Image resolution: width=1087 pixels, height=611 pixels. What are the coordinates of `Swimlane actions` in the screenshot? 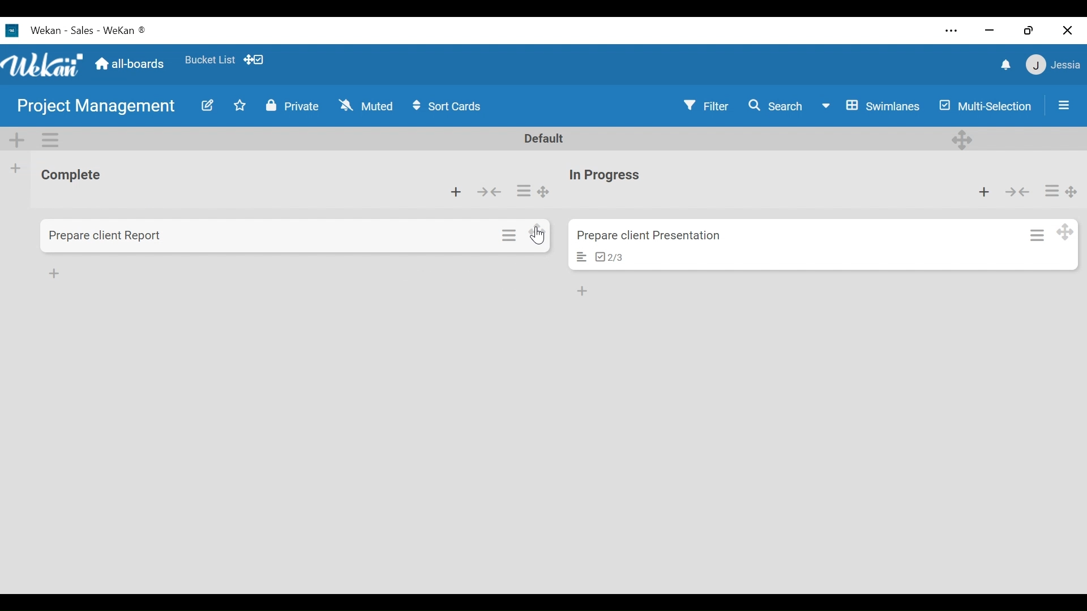 It's located at (52, 139).